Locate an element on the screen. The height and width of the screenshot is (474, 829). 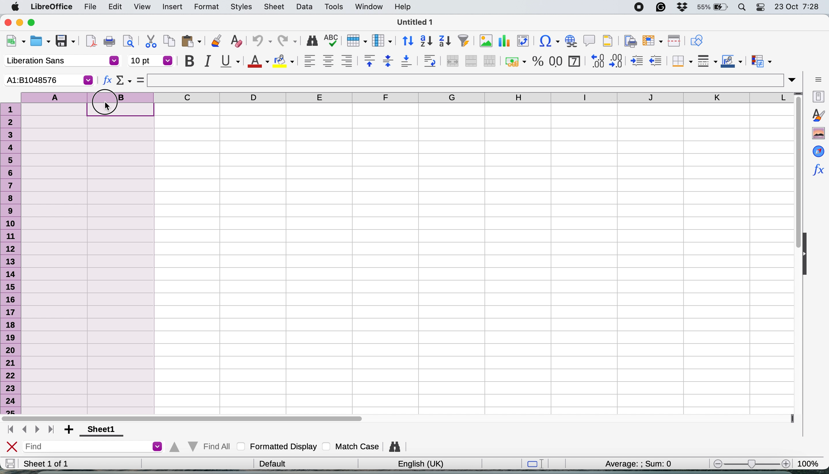
unmerge is located at coordinates (489, 61).